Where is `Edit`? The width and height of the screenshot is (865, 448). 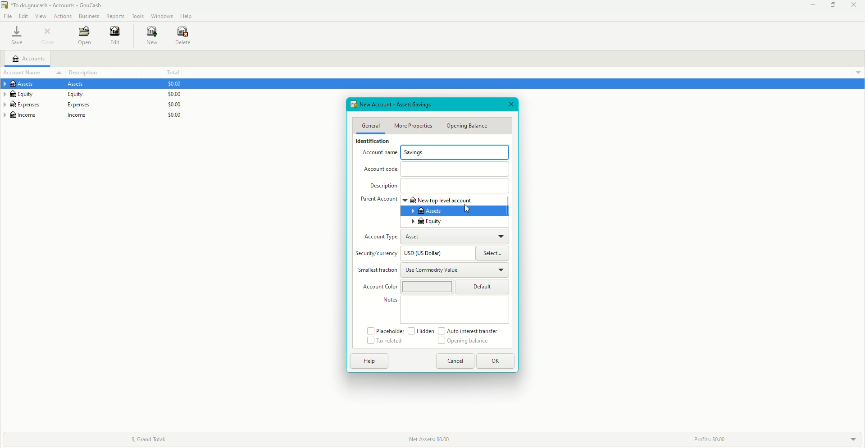 Edit is located at coordinates (23, 16).